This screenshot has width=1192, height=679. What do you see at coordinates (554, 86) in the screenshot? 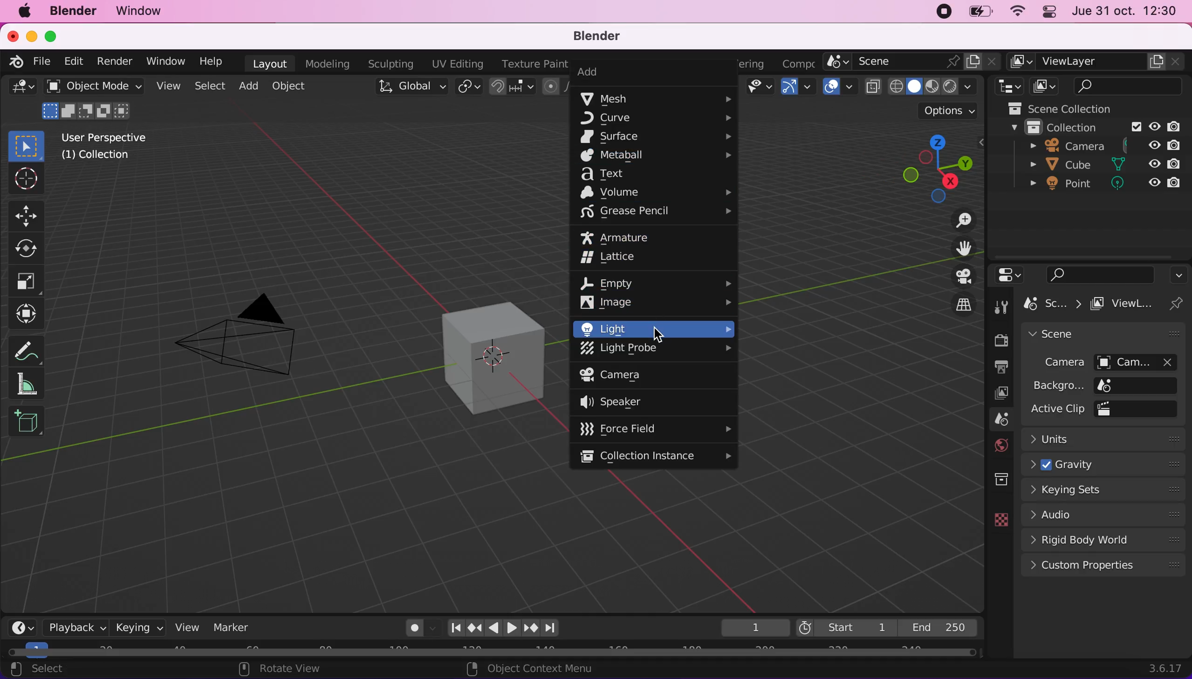
I see `proportional editing objects` at bounding box center [554, 86].